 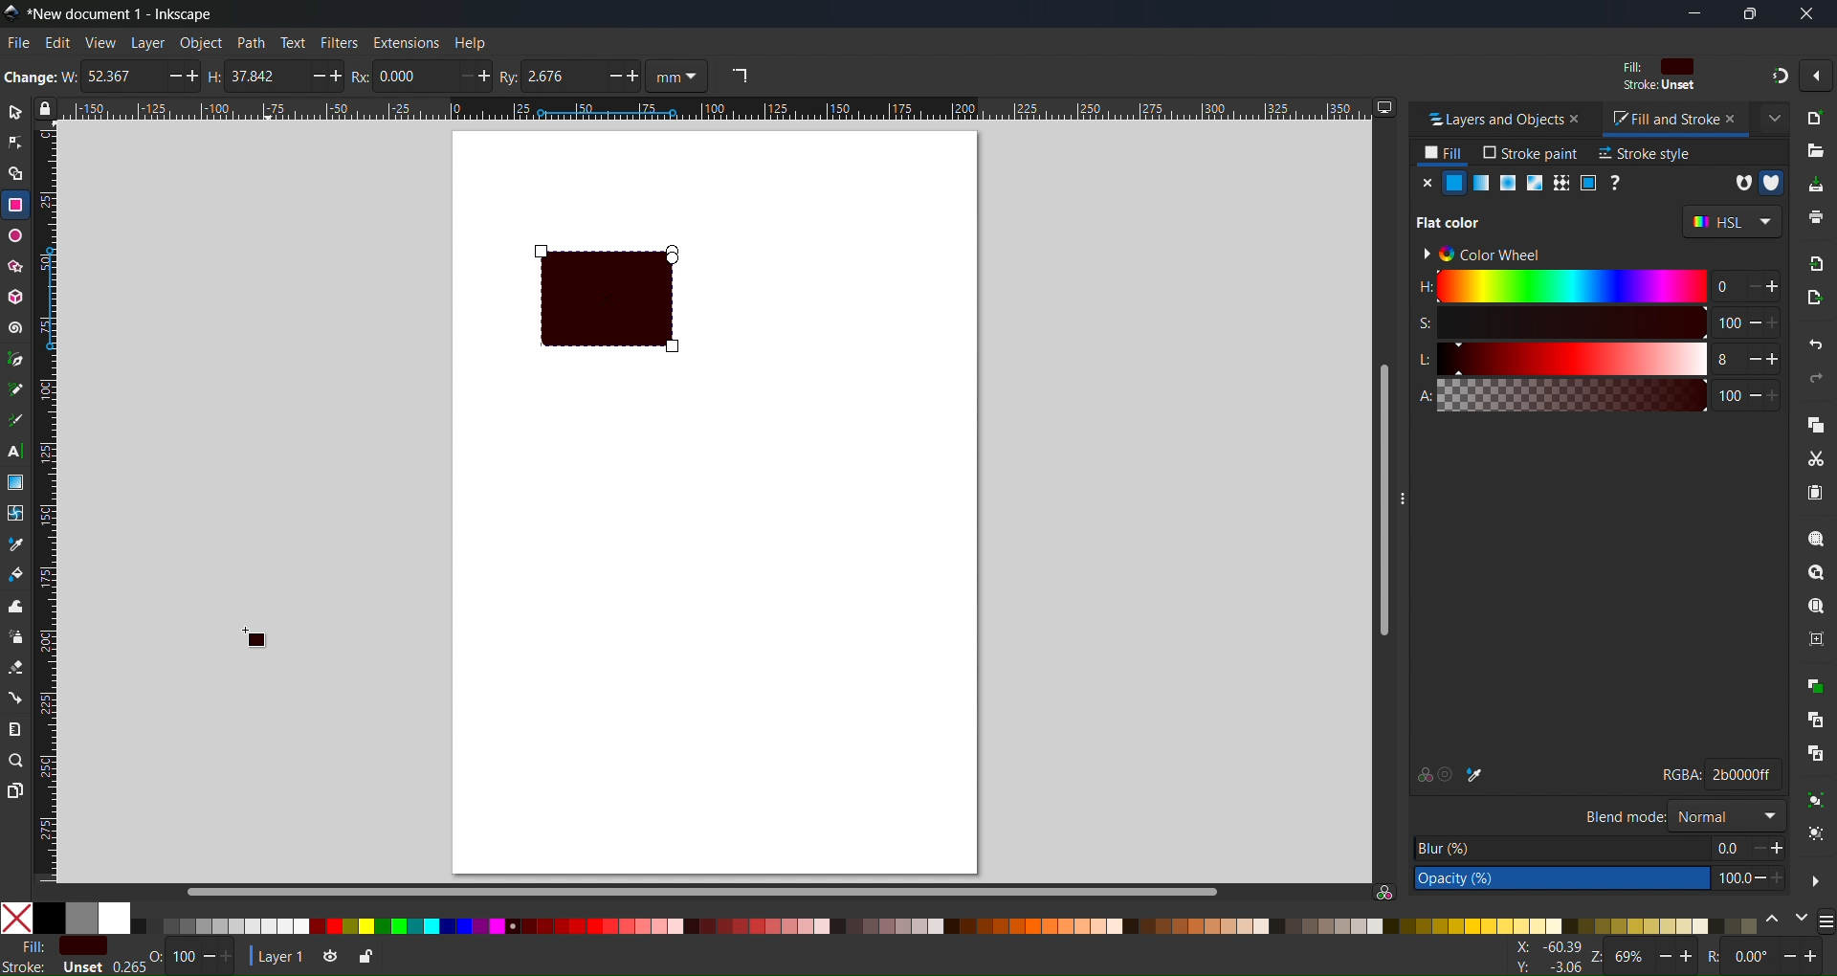 What do you see at coordinates (1815, 76) in the screenshot?
I see `Enable snapping` at bounding box center [1815, 76].